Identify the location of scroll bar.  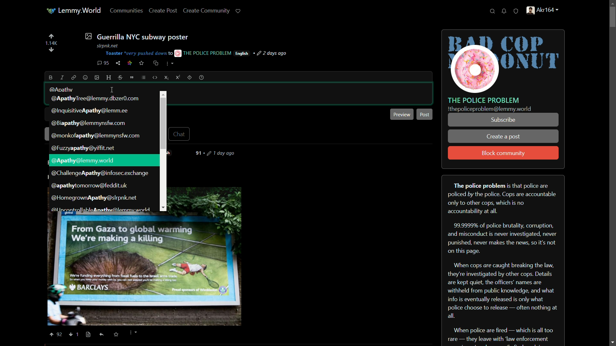
(611, 173).